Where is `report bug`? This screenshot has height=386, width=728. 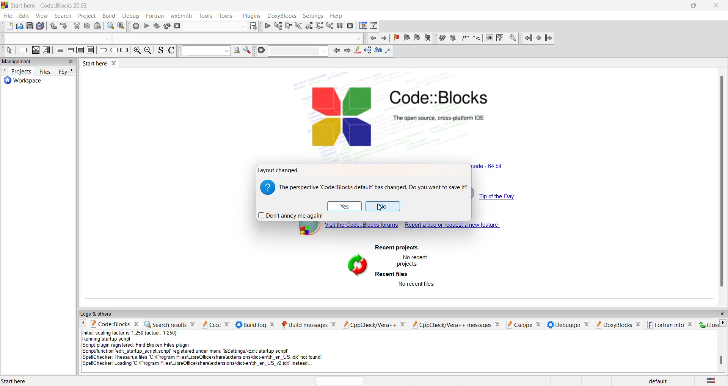 report bug is located at coordinates (453, 226).